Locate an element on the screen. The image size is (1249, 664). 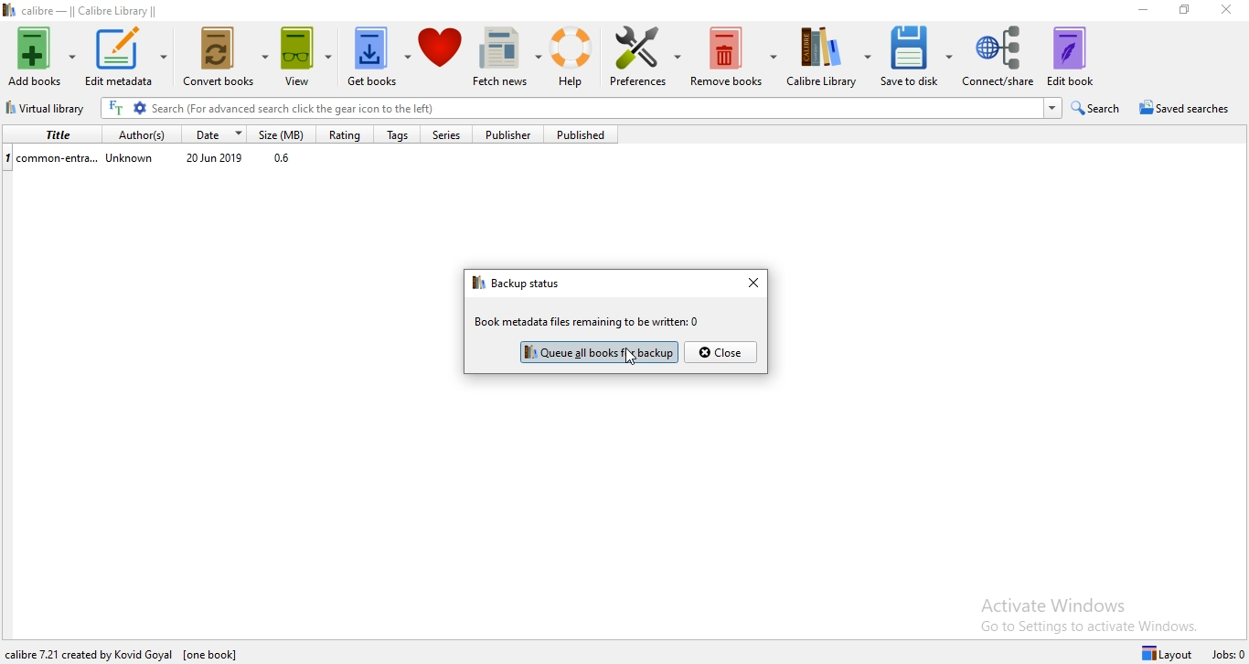
Save to disk is located at coordinates (920, 59).